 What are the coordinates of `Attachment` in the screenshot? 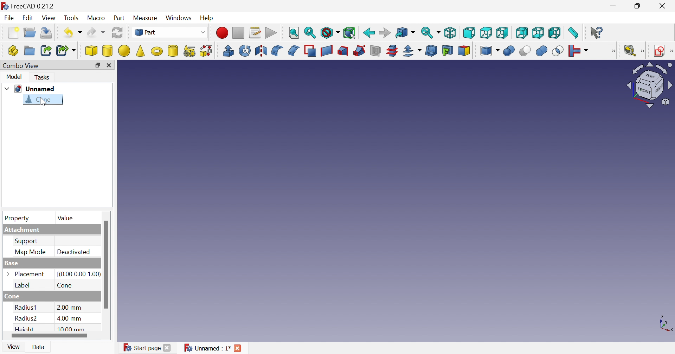 It's located at (23, 229).